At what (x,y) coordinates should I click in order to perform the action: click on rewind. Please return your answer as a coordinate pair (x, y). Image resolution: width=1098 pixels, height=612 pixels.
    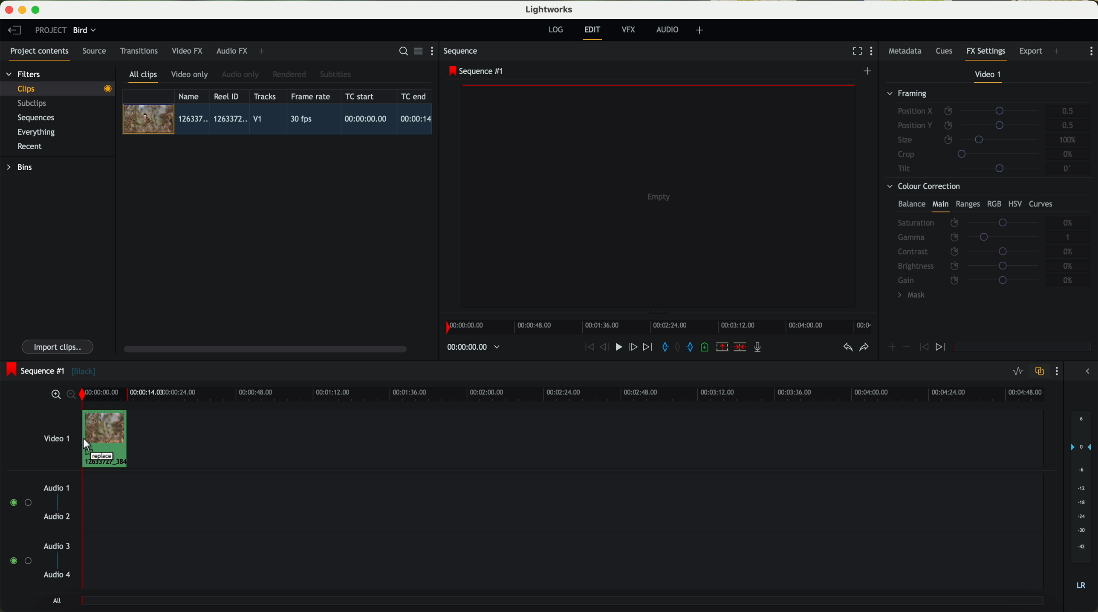
    Looking at the image, I should click on (589, 348).